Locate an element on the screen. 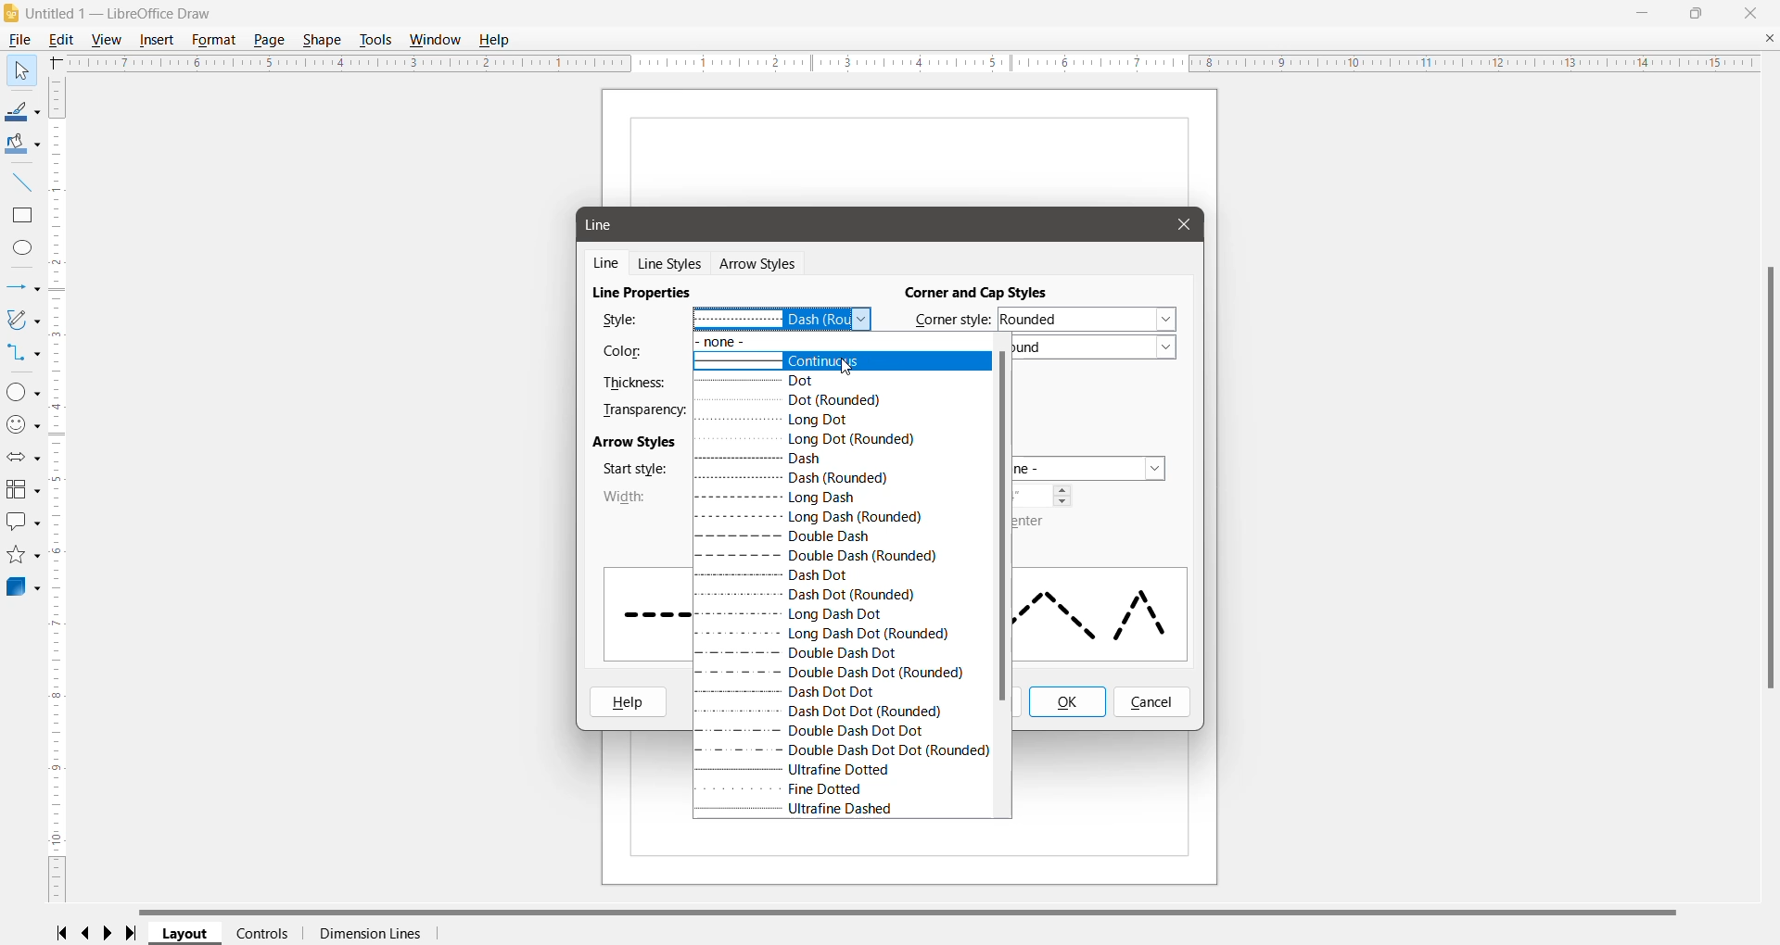 The height and width of the screenshot is (945, 1780). Lines and Arrows is located at coordinates (23, 288).